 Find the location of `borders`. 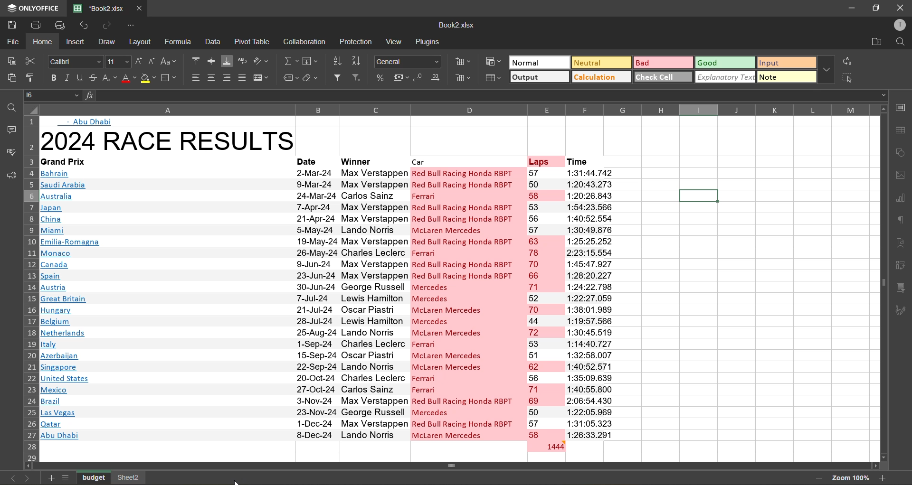

borders is located at coordinates (170, 77).